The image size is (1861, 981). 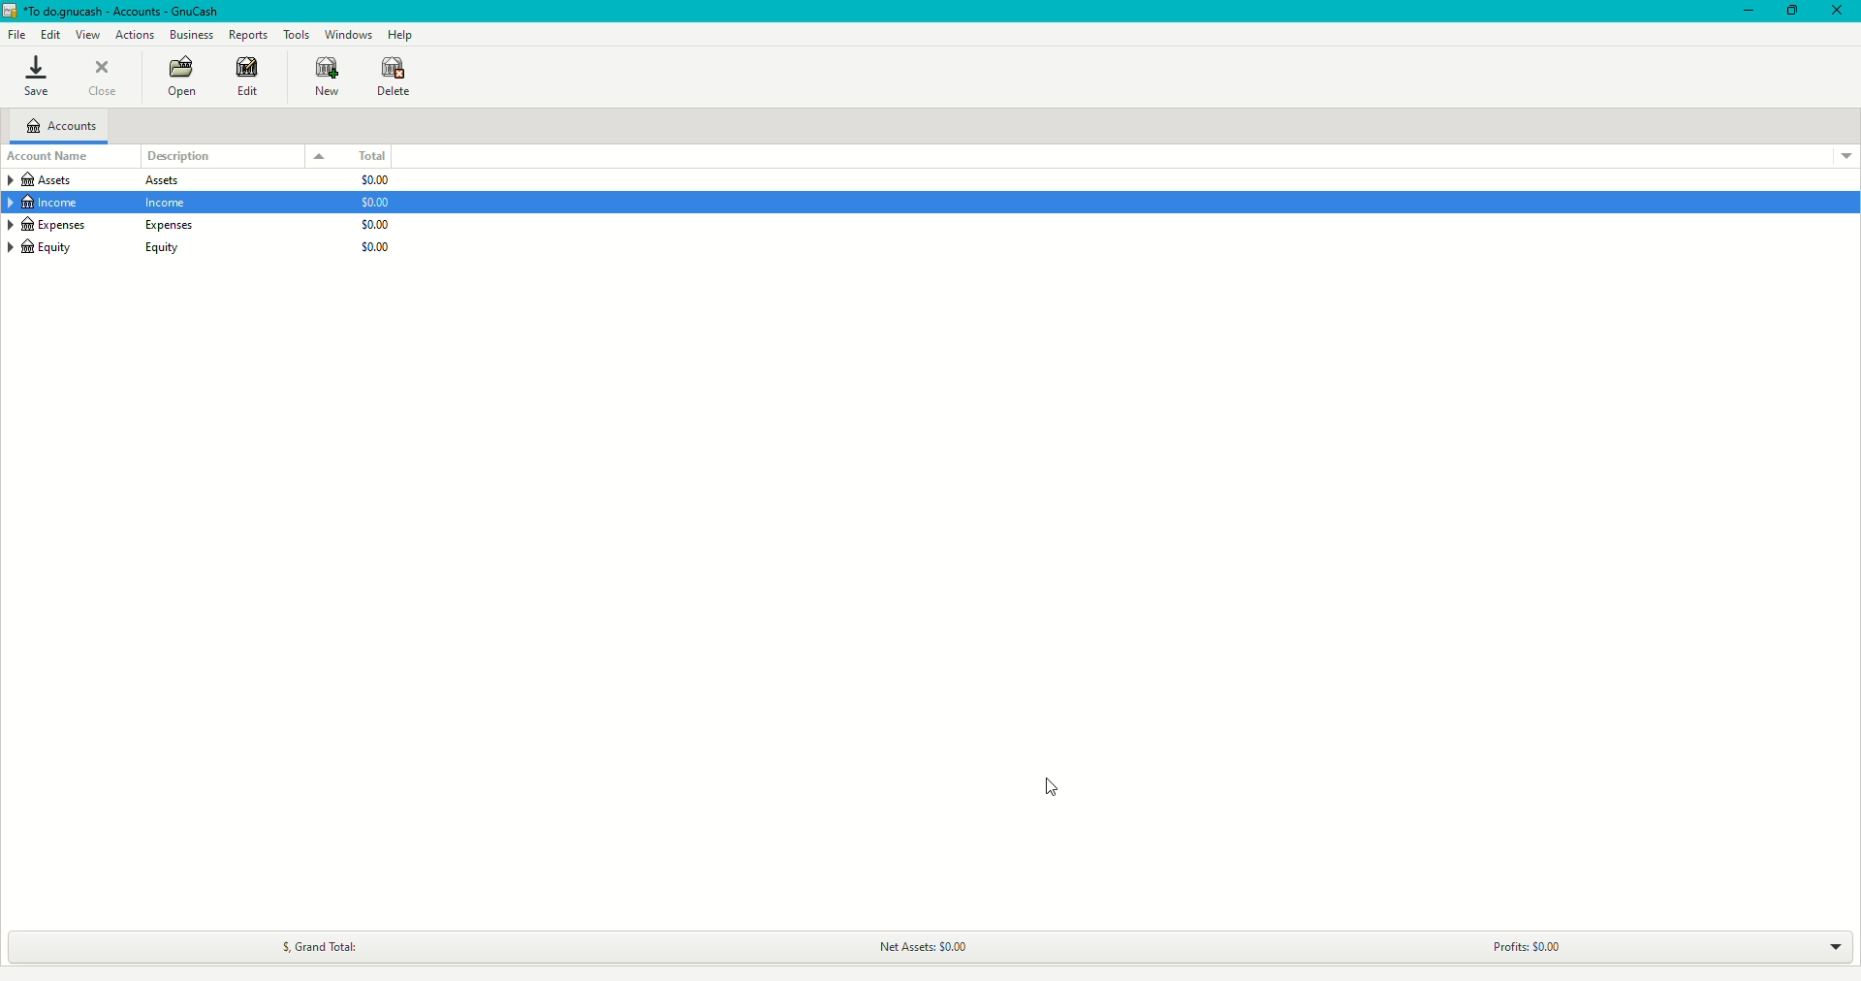 I want to click on Net Assets, so click(x=919, y=946).